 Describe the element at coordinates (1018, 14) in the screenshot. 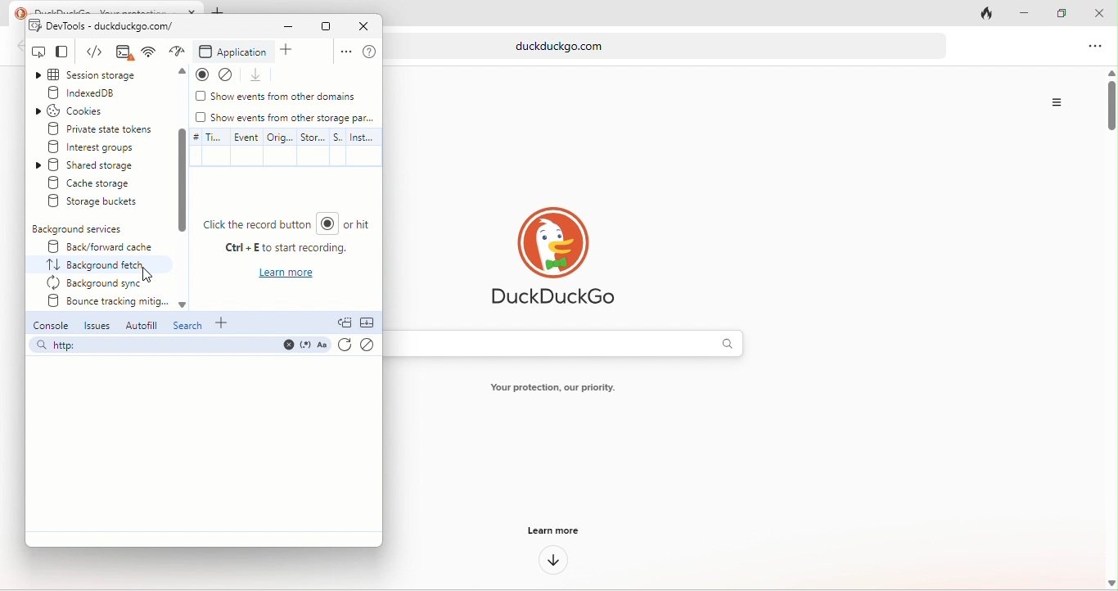

I see `minimize` at that location.